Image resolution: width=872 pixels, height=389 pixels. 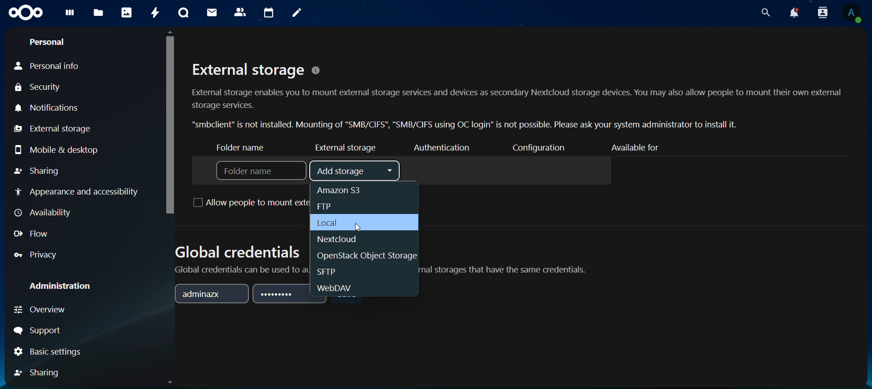 What do you see at coordinates (542, 149) in the screenshot?
I see `configuration` at bounding box center [542, 149].